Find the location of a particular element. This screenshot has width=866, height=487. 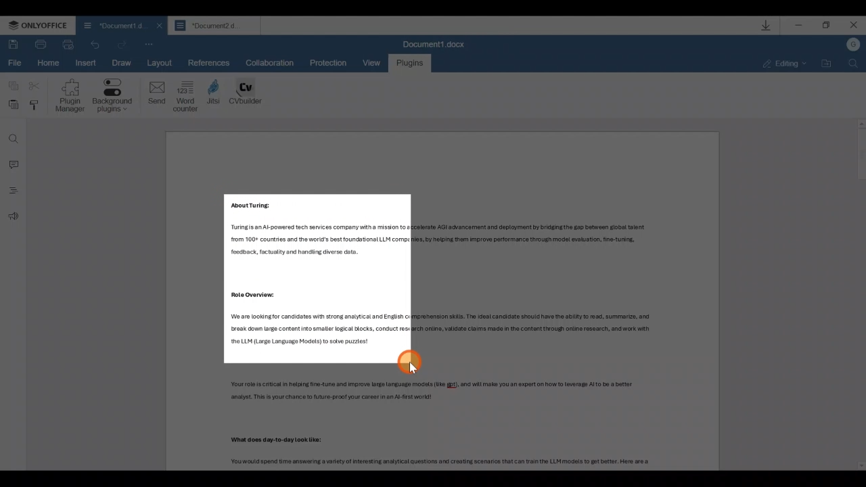

ONLYOFFICE is located at coordinates (39, 26).